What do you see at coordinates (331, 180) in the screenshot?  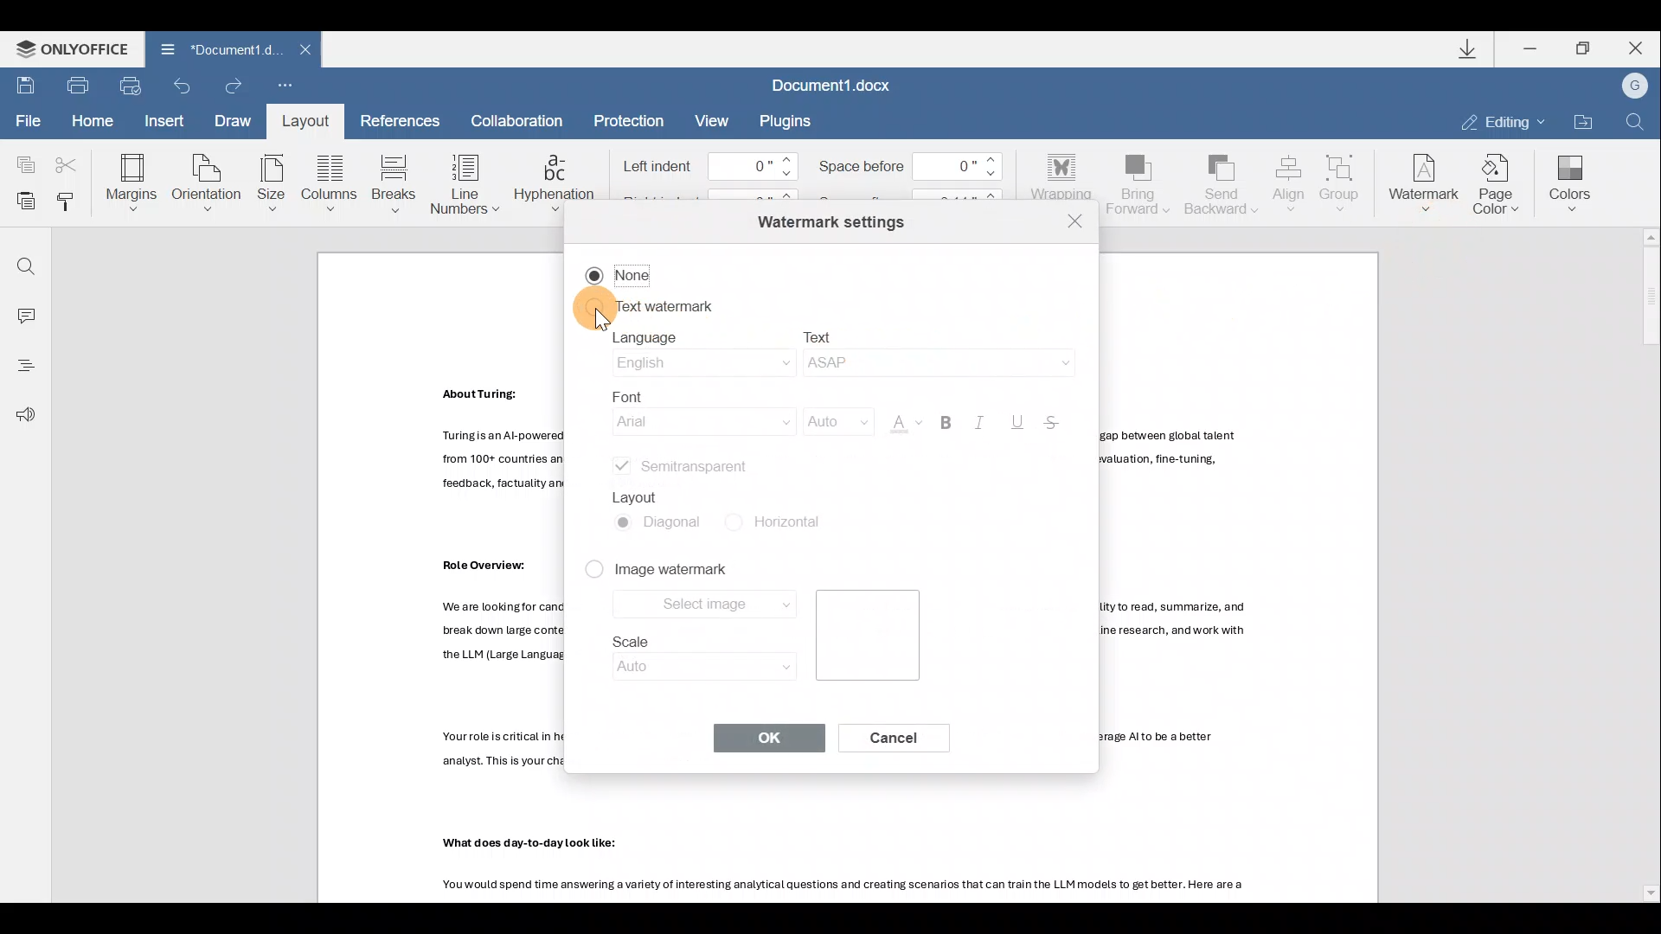 I see `Columns` at bounding box center [331, 180].